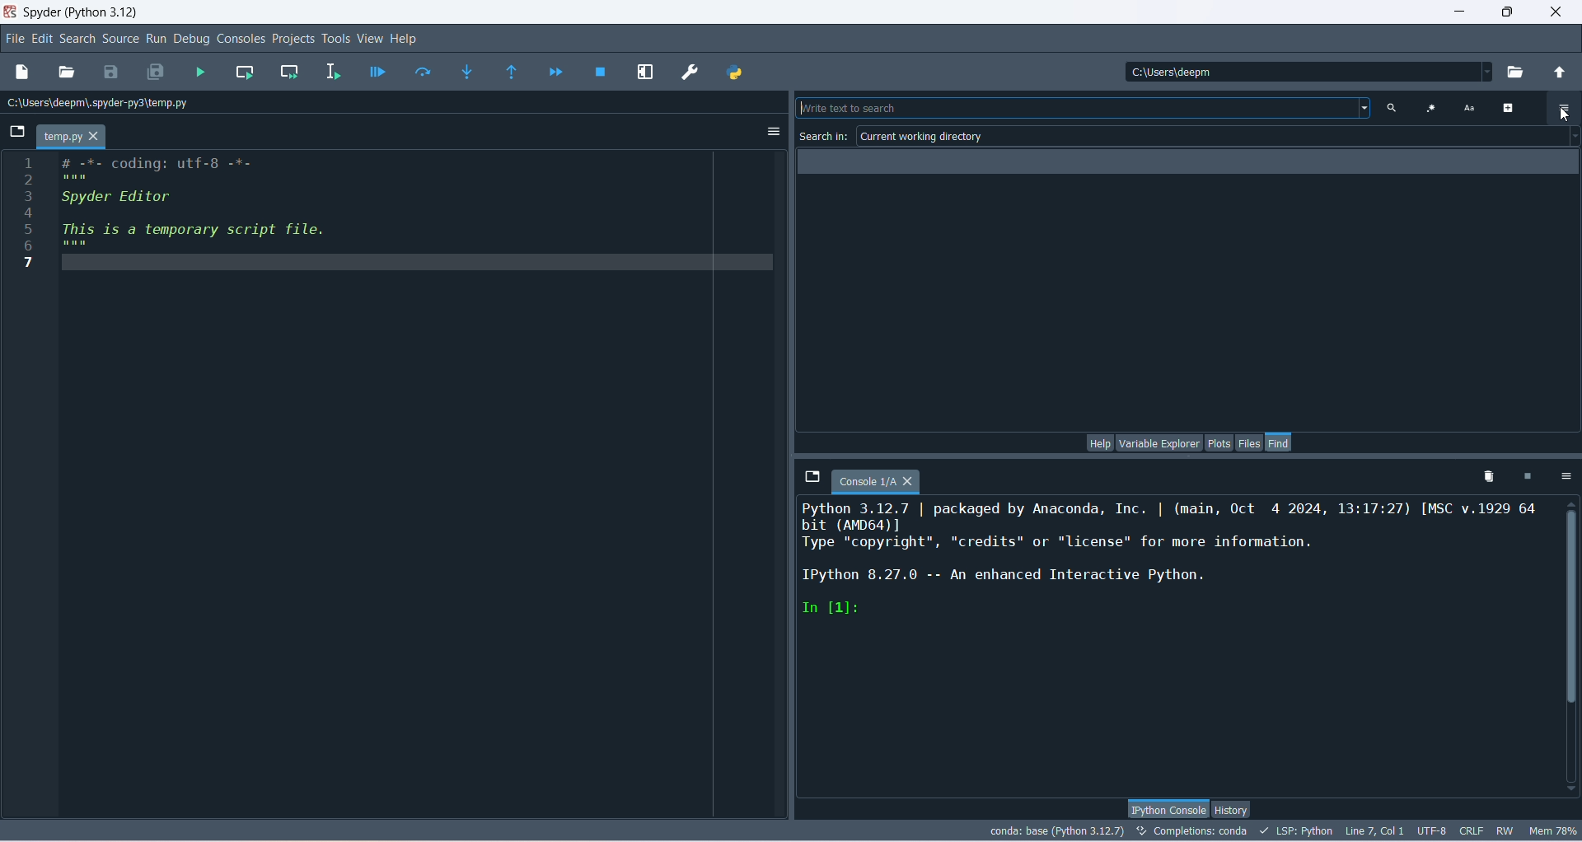 The width and height of the screenshot is (1582, 842). I want to click on advanced options, so click(1514, 108).